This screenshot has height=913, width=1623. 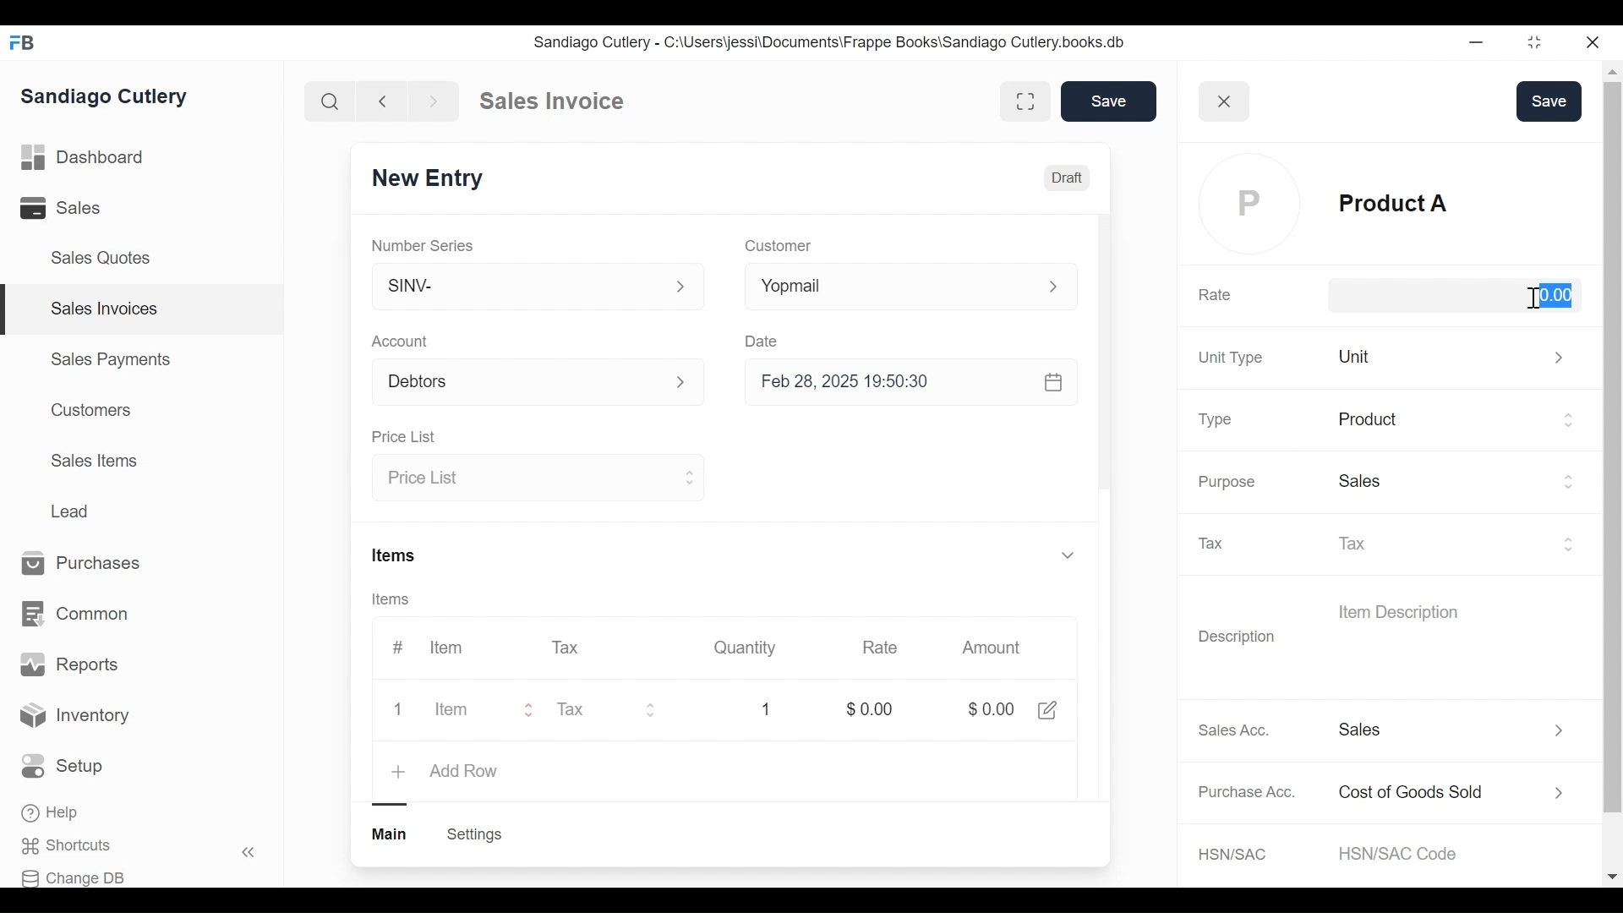 What do you see at coordinates (828, 41) in the screenshot?
I see `Sandiago Cutlery - C:\Users\jessi\Documents\Frappe Books\Sandiago Cutlery.books.db` at bounding box center [828, 41].